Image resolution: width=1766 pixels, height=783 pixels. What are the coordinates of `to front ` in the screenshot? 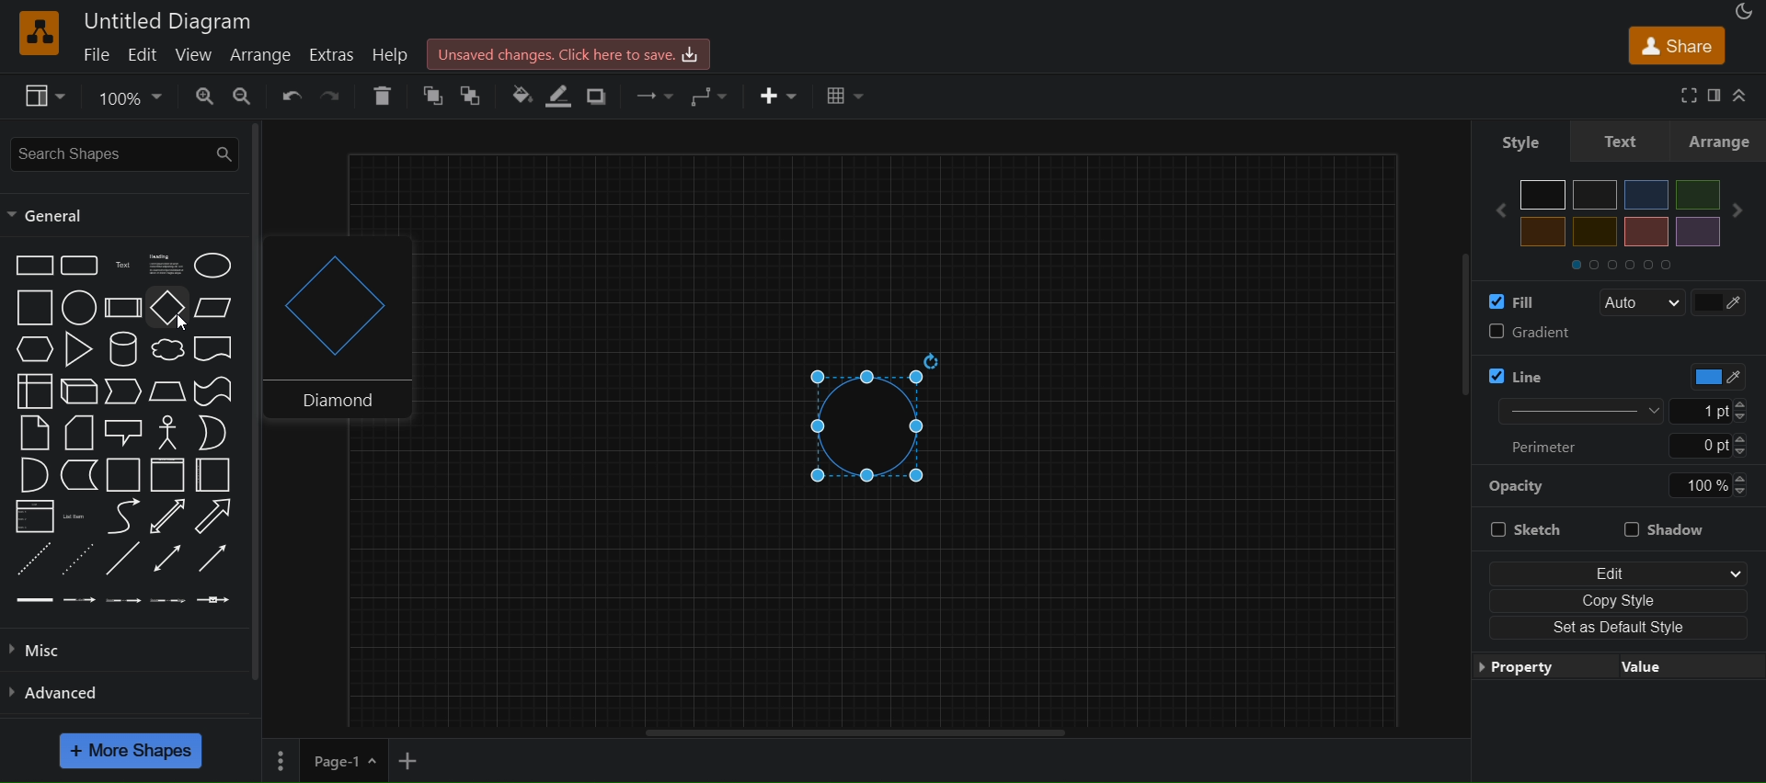 It's located at (470, 95).